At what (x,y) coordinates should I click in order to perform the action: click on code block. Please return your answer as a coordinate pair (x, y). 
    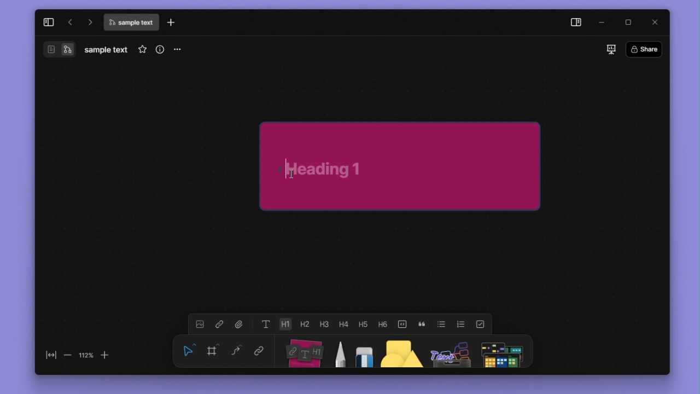
    Looking at the image, I should click on (402, 325).